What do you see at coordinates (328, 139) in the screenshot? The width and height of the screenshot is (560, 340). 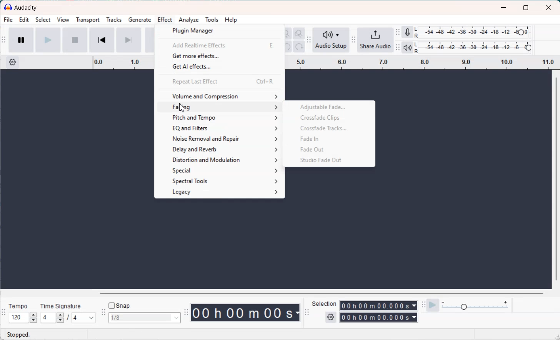 I see `Fade In` at bounding box center [328, 139].